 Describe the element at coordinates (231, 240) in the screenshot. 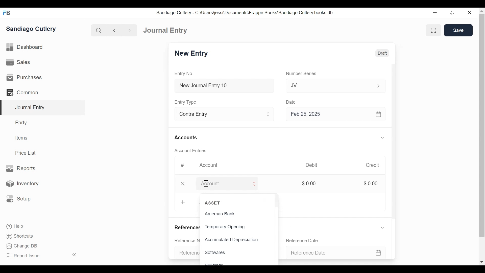

I see `Accumulated Depreciation` at that location.